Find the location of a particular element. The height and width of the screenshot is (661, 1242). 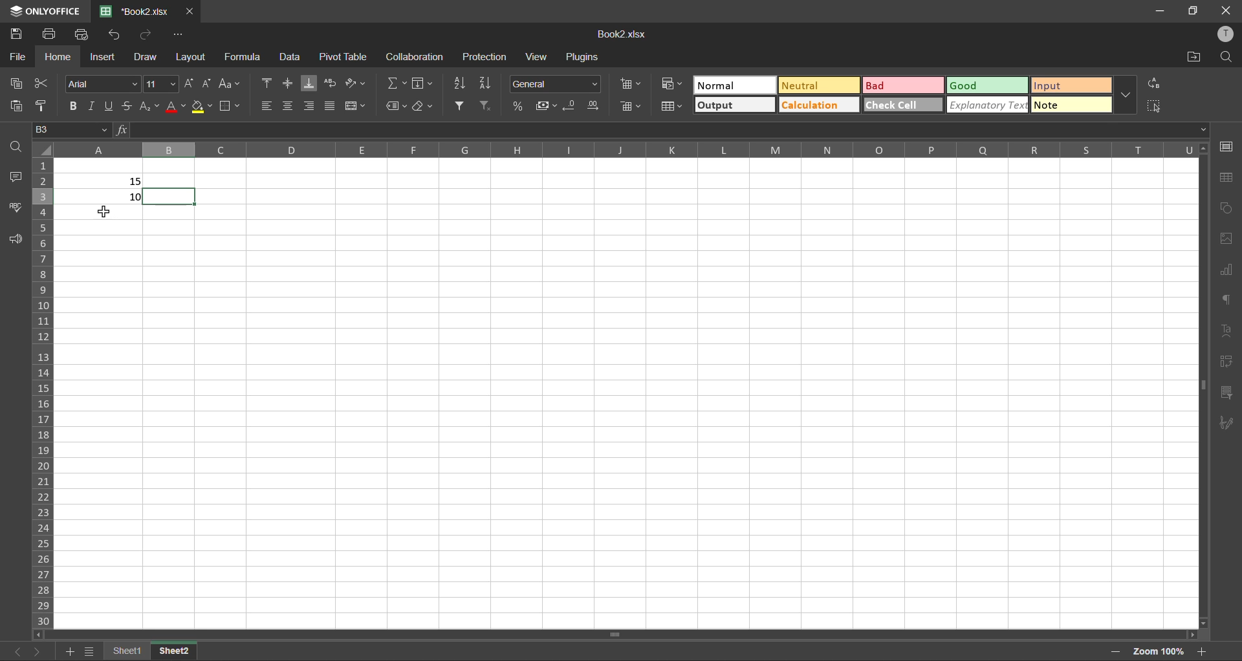

plugins is located at coordinates (584, 57).